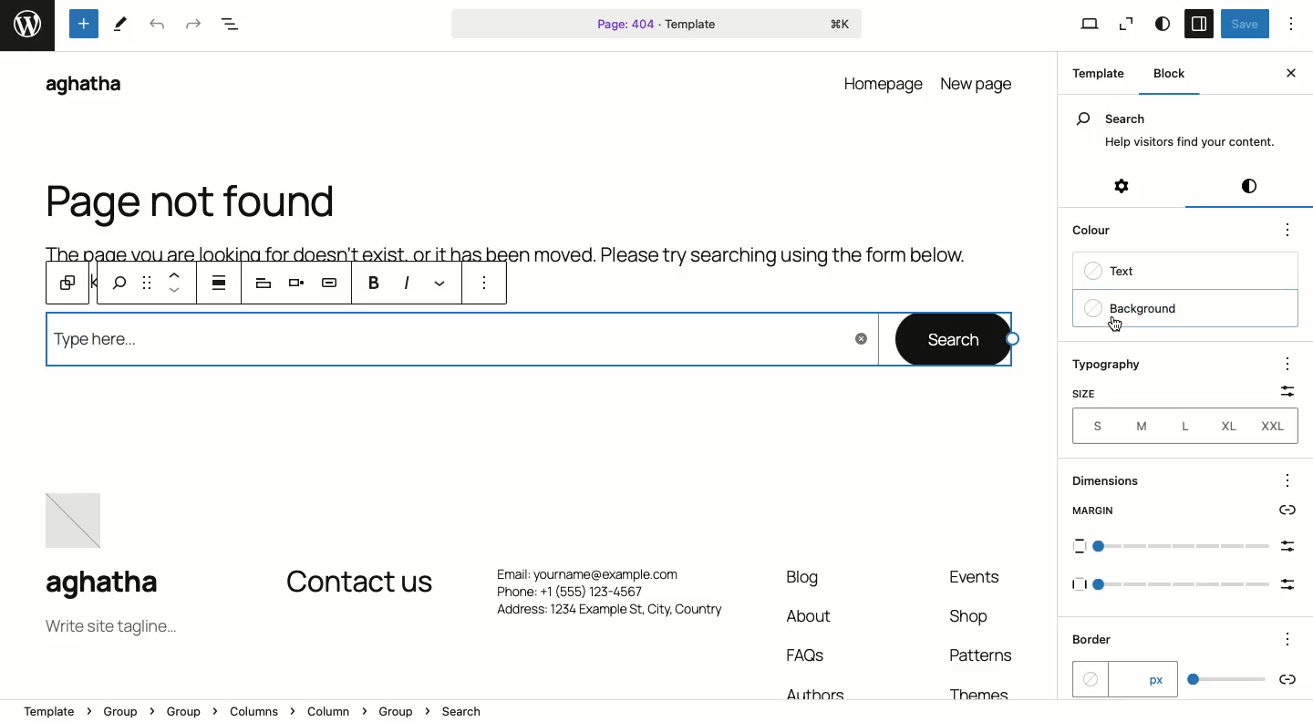 The image size is (1313, 722). I want to click on Themes, so click(985, 691).